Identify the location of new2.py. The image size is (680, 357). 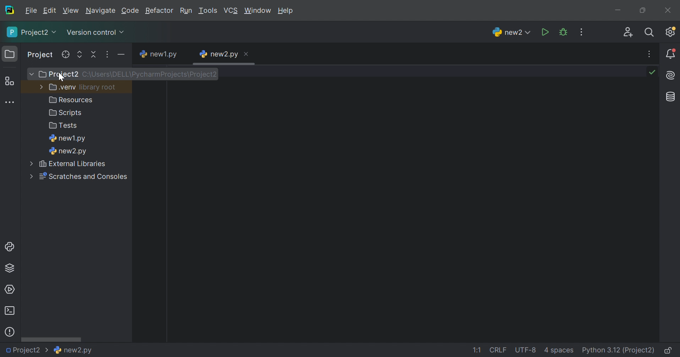
(510, 32).